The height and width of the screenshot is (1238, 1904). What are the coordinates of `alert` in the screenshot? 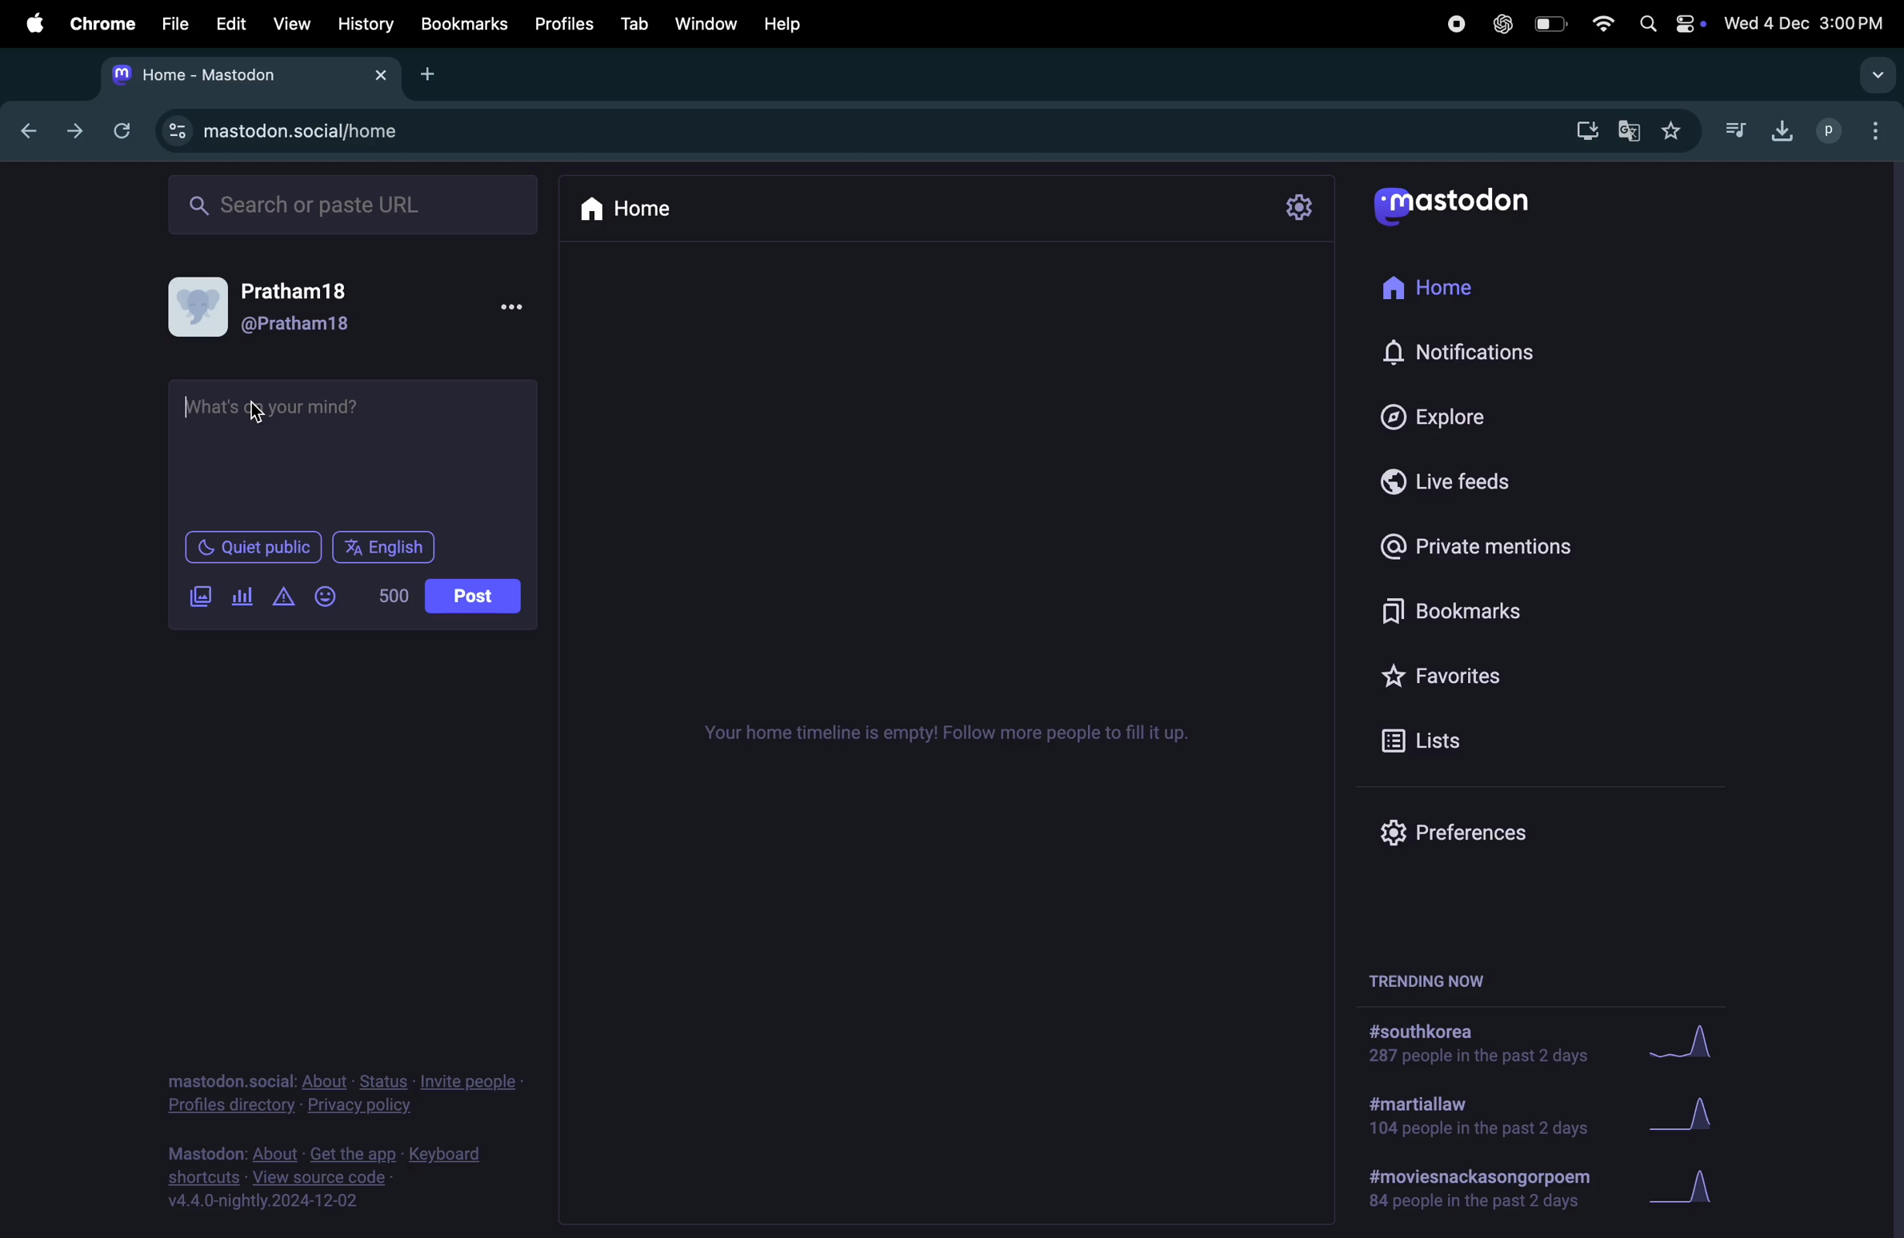 It's located at (282, 597).